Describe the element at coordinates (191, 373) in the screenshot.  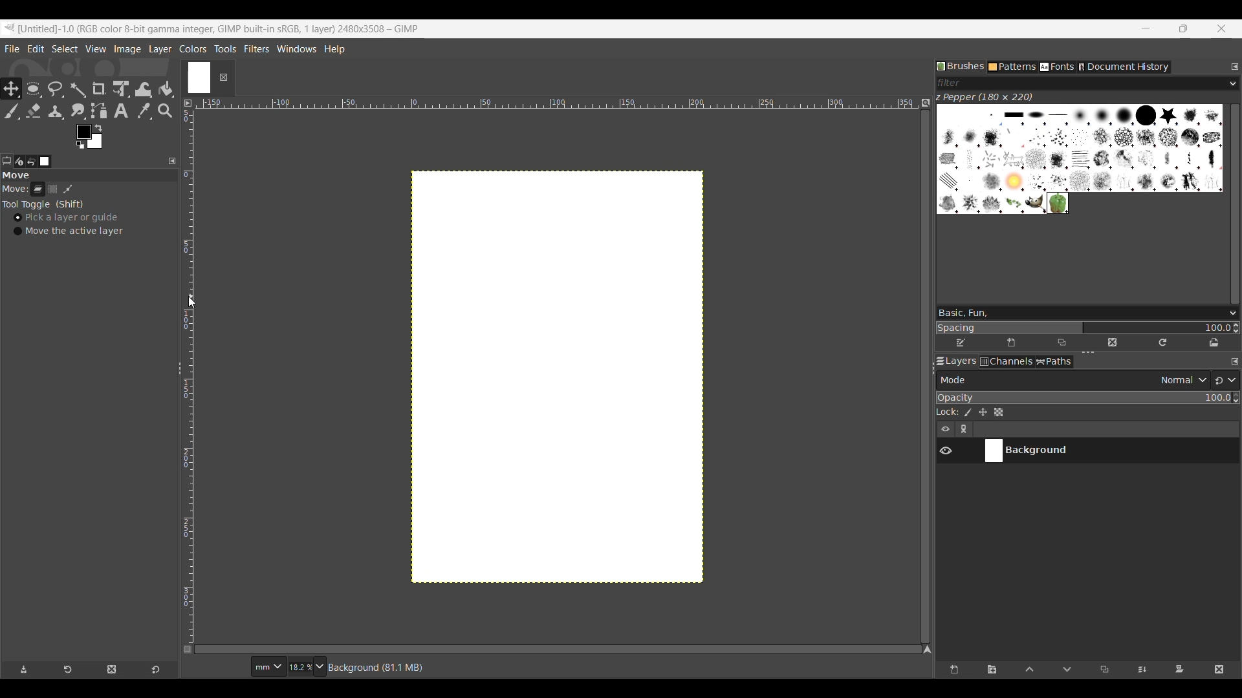
I see `Vertical ruler` at that location.